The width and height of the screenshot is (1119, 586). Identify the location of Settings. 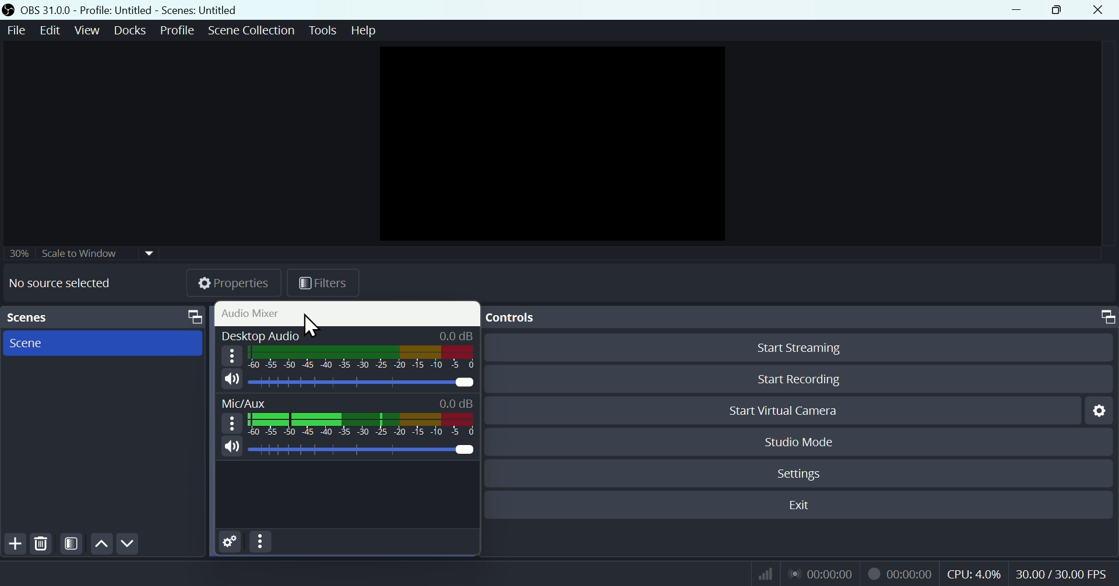
(230, 542).